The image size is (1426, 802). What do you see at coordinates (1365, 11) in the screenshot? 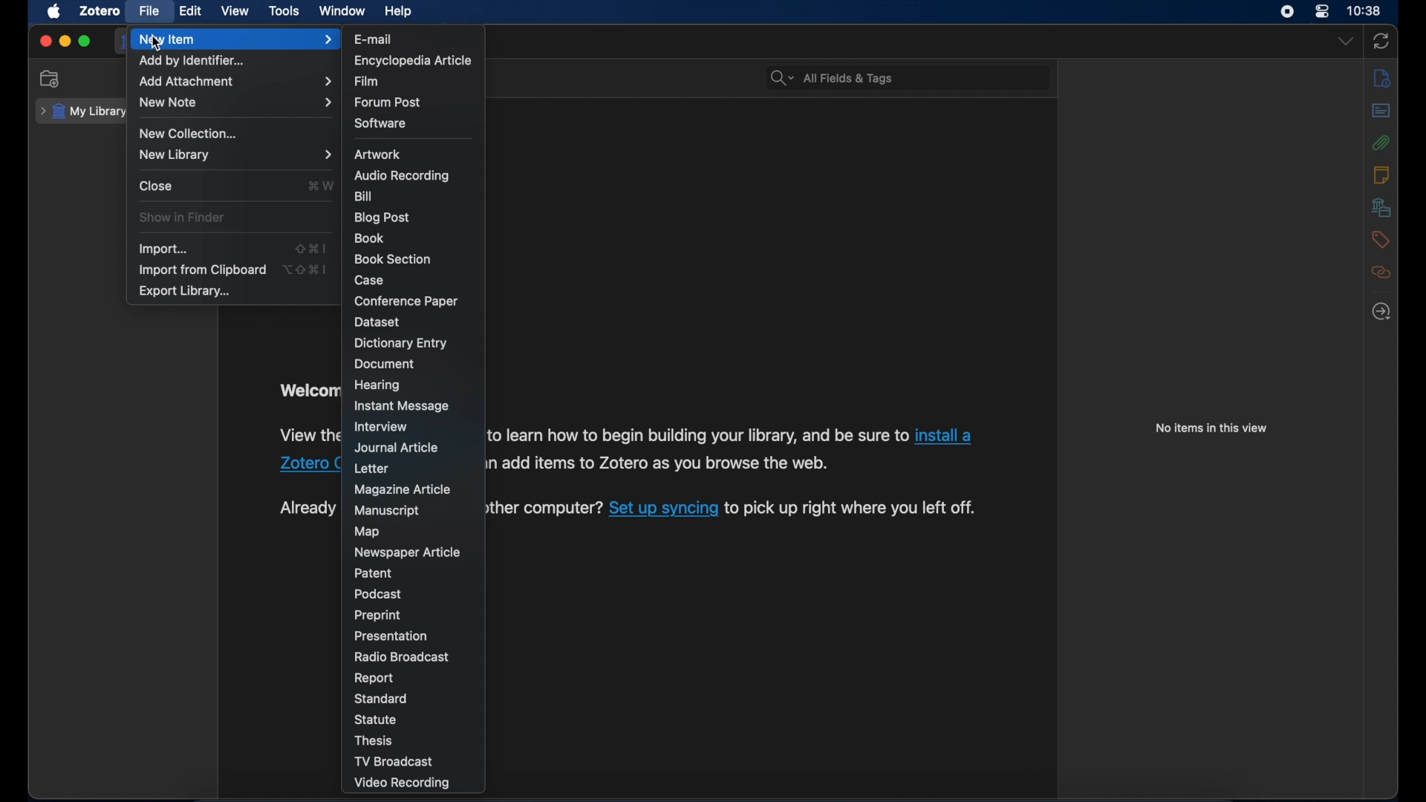
I see `time` at bounding box center [1365, 11].